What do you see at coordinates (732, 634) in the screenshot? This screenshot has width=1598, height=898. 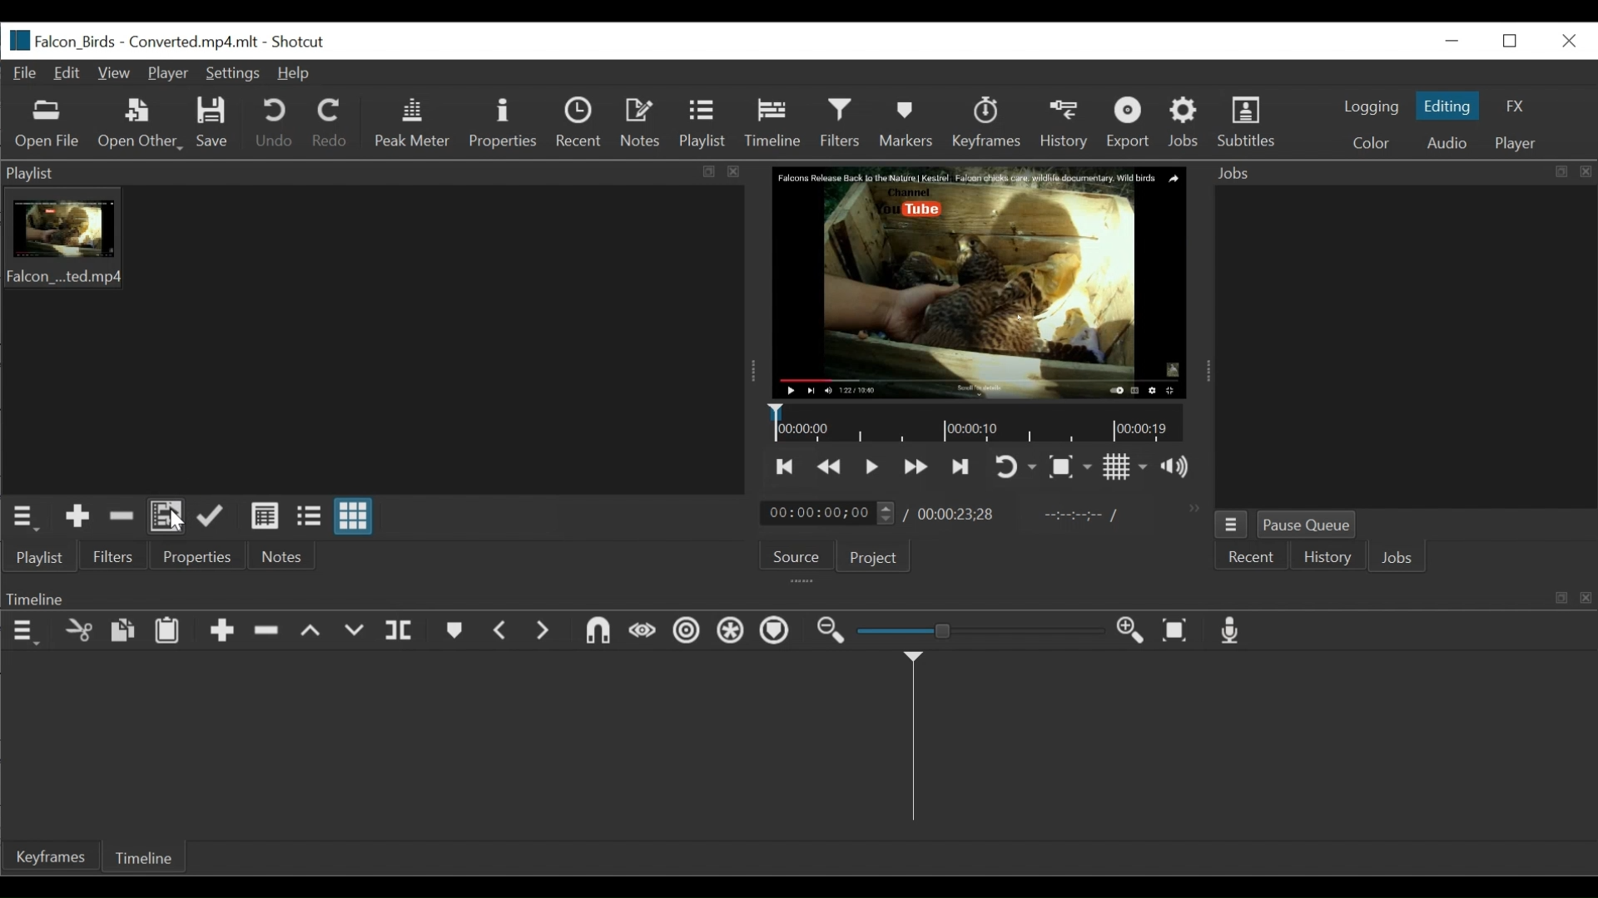 I see `Ripple all tracks` at bounding box center [732, 634].